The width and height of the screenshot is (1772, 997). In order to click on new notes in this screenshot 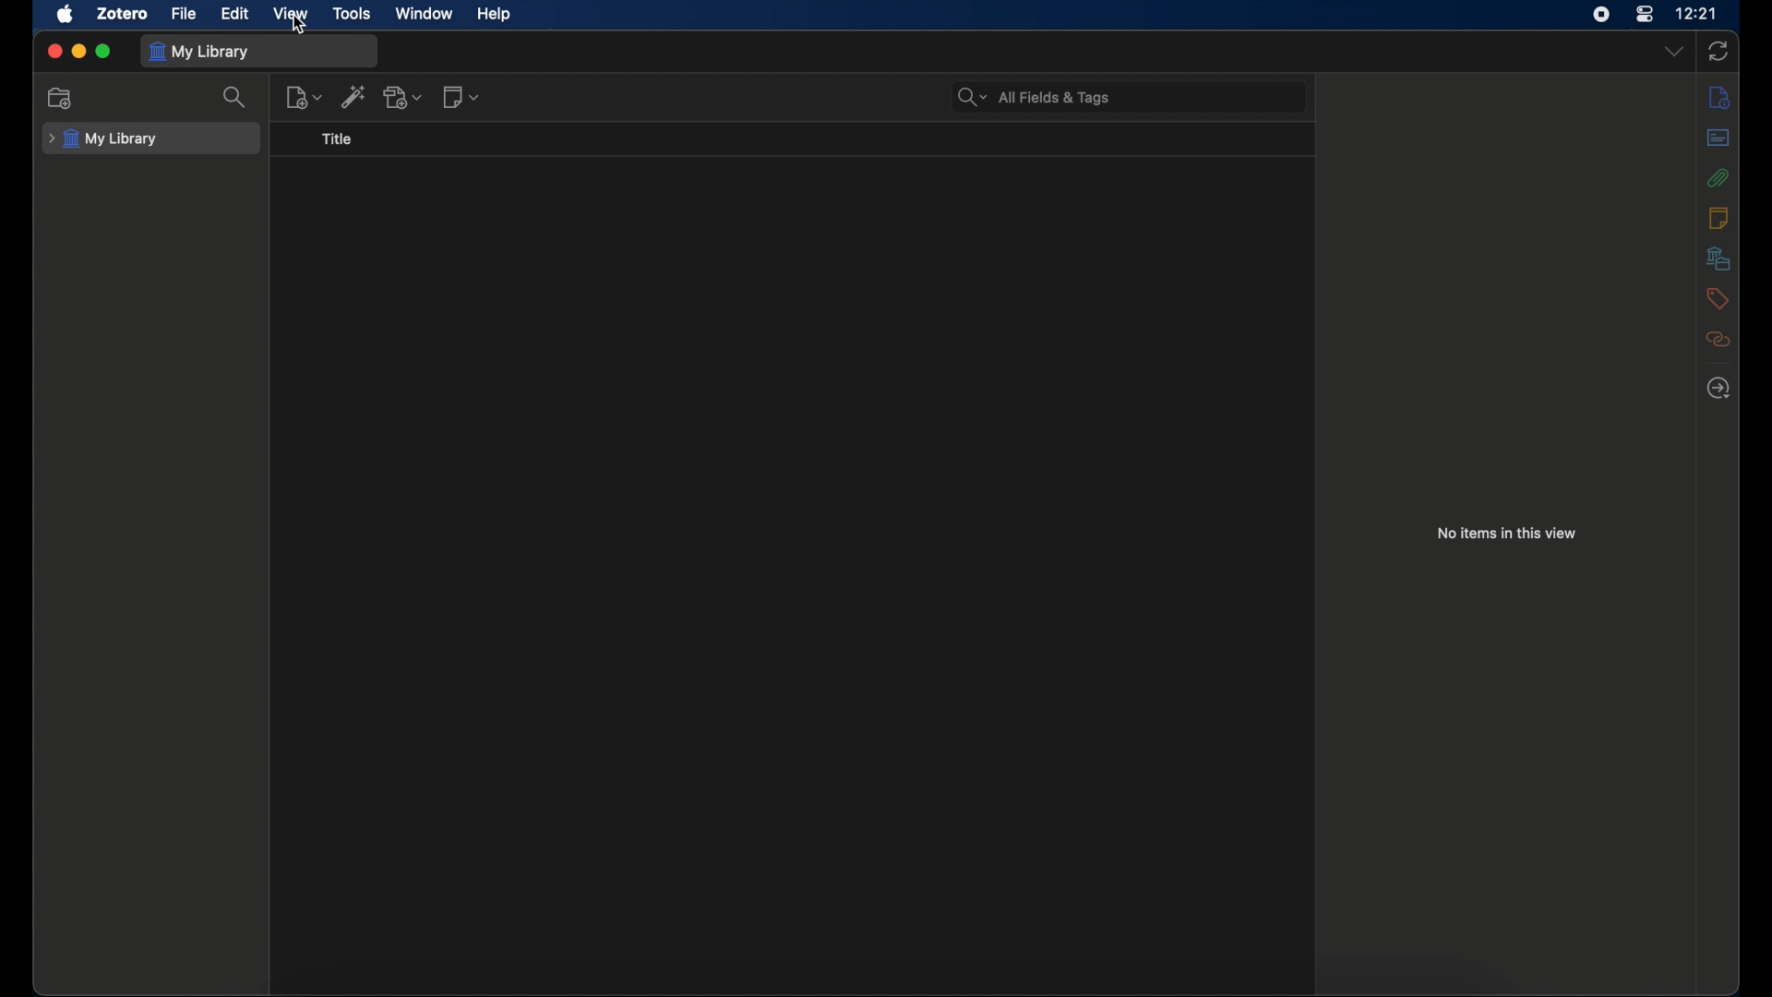, I will do `click(304, 98)`.